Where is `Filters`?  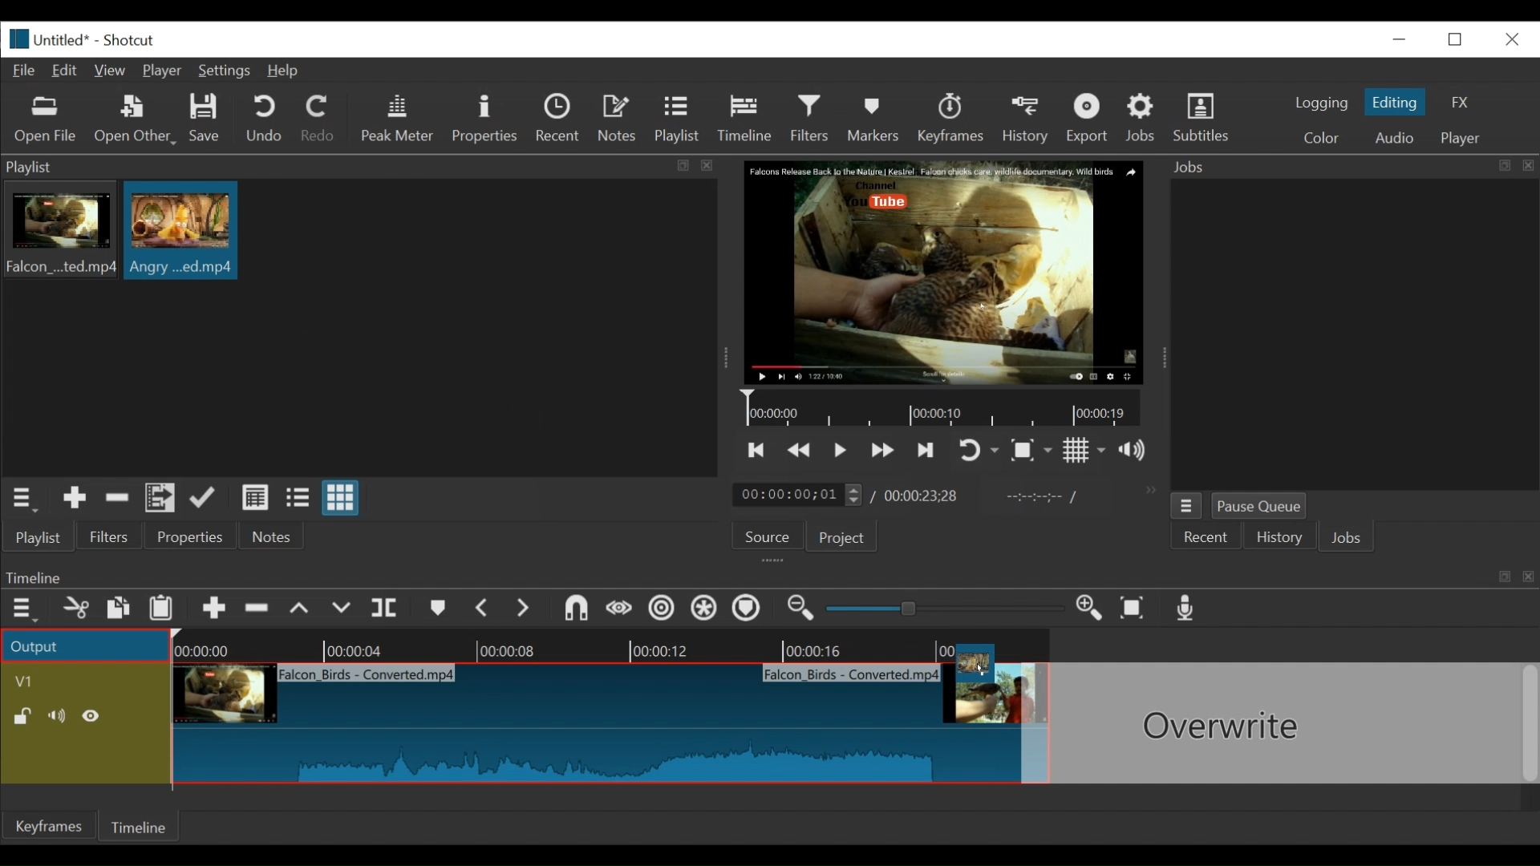 Filters is located at coordinates (110, 537).